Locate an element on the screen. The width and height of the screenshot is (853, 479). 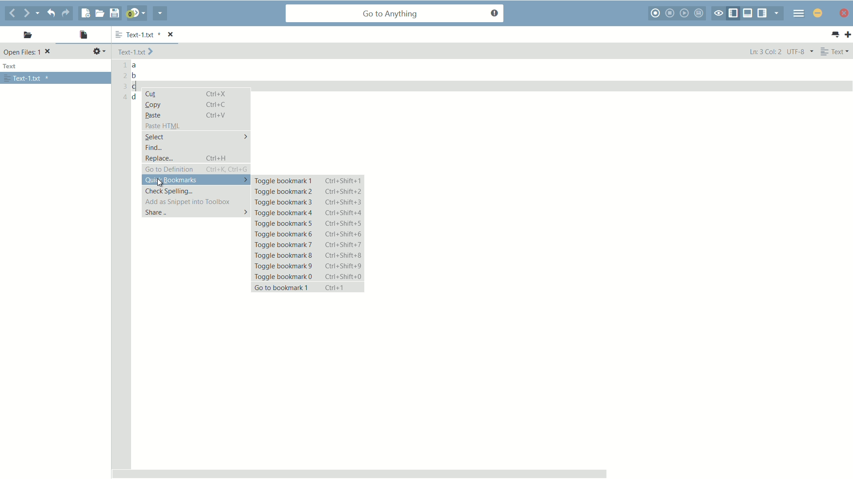
replace is located at coordinates (196, 158).